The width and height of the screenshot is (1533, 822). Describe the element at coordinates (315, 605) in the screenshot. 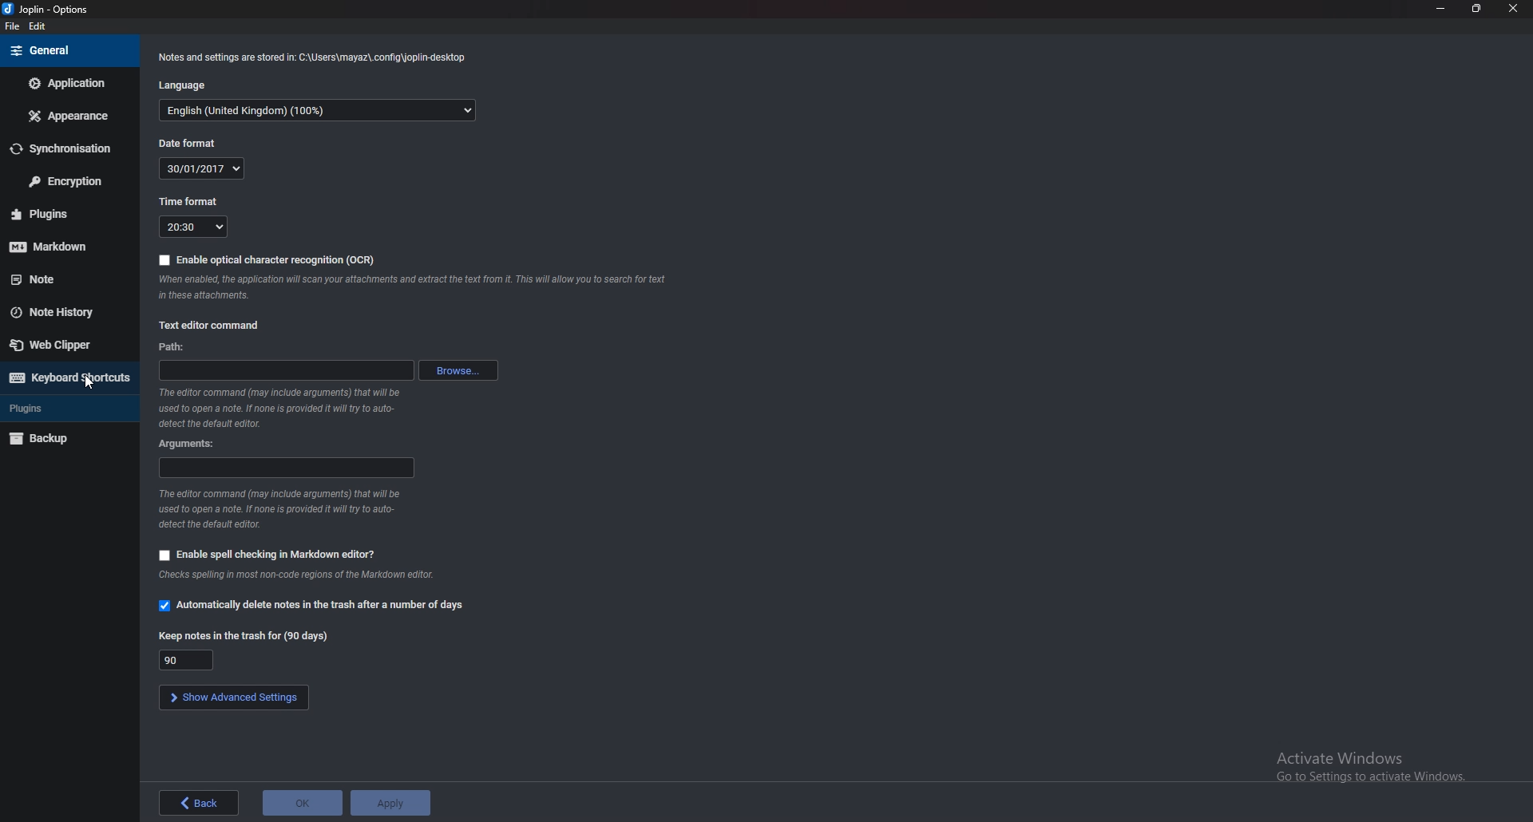

I see `Automatically delete notes` at that location.